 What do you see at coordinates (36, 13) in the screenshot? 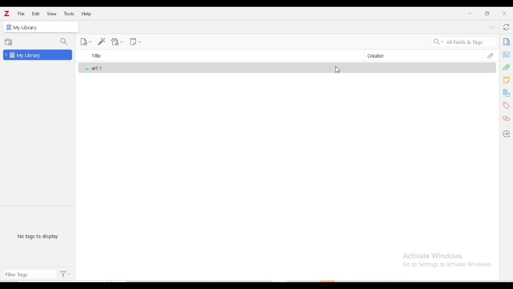
I see `edit` at bounding box center [36, 13].